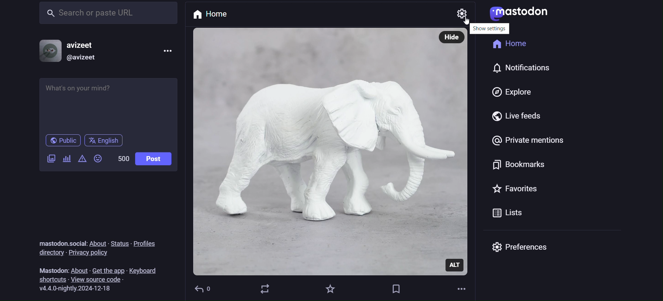 This screenshot has height=301, width=663. I want to click on Post Picture, so click(314, 152).